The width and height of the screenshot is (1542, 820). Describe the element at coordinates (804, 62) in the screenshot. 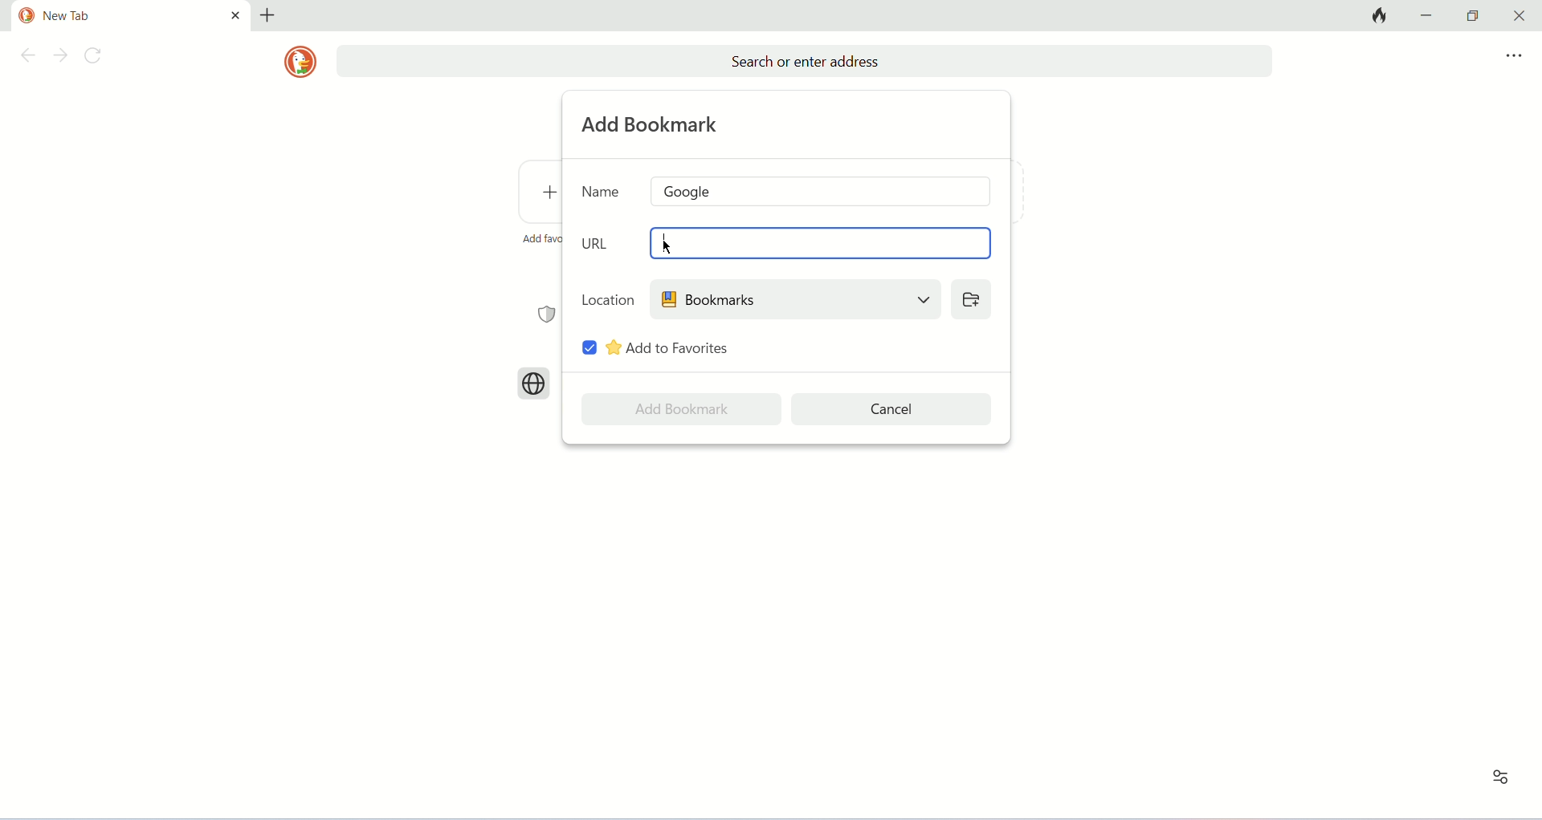

I see `search or enter address` at that location.